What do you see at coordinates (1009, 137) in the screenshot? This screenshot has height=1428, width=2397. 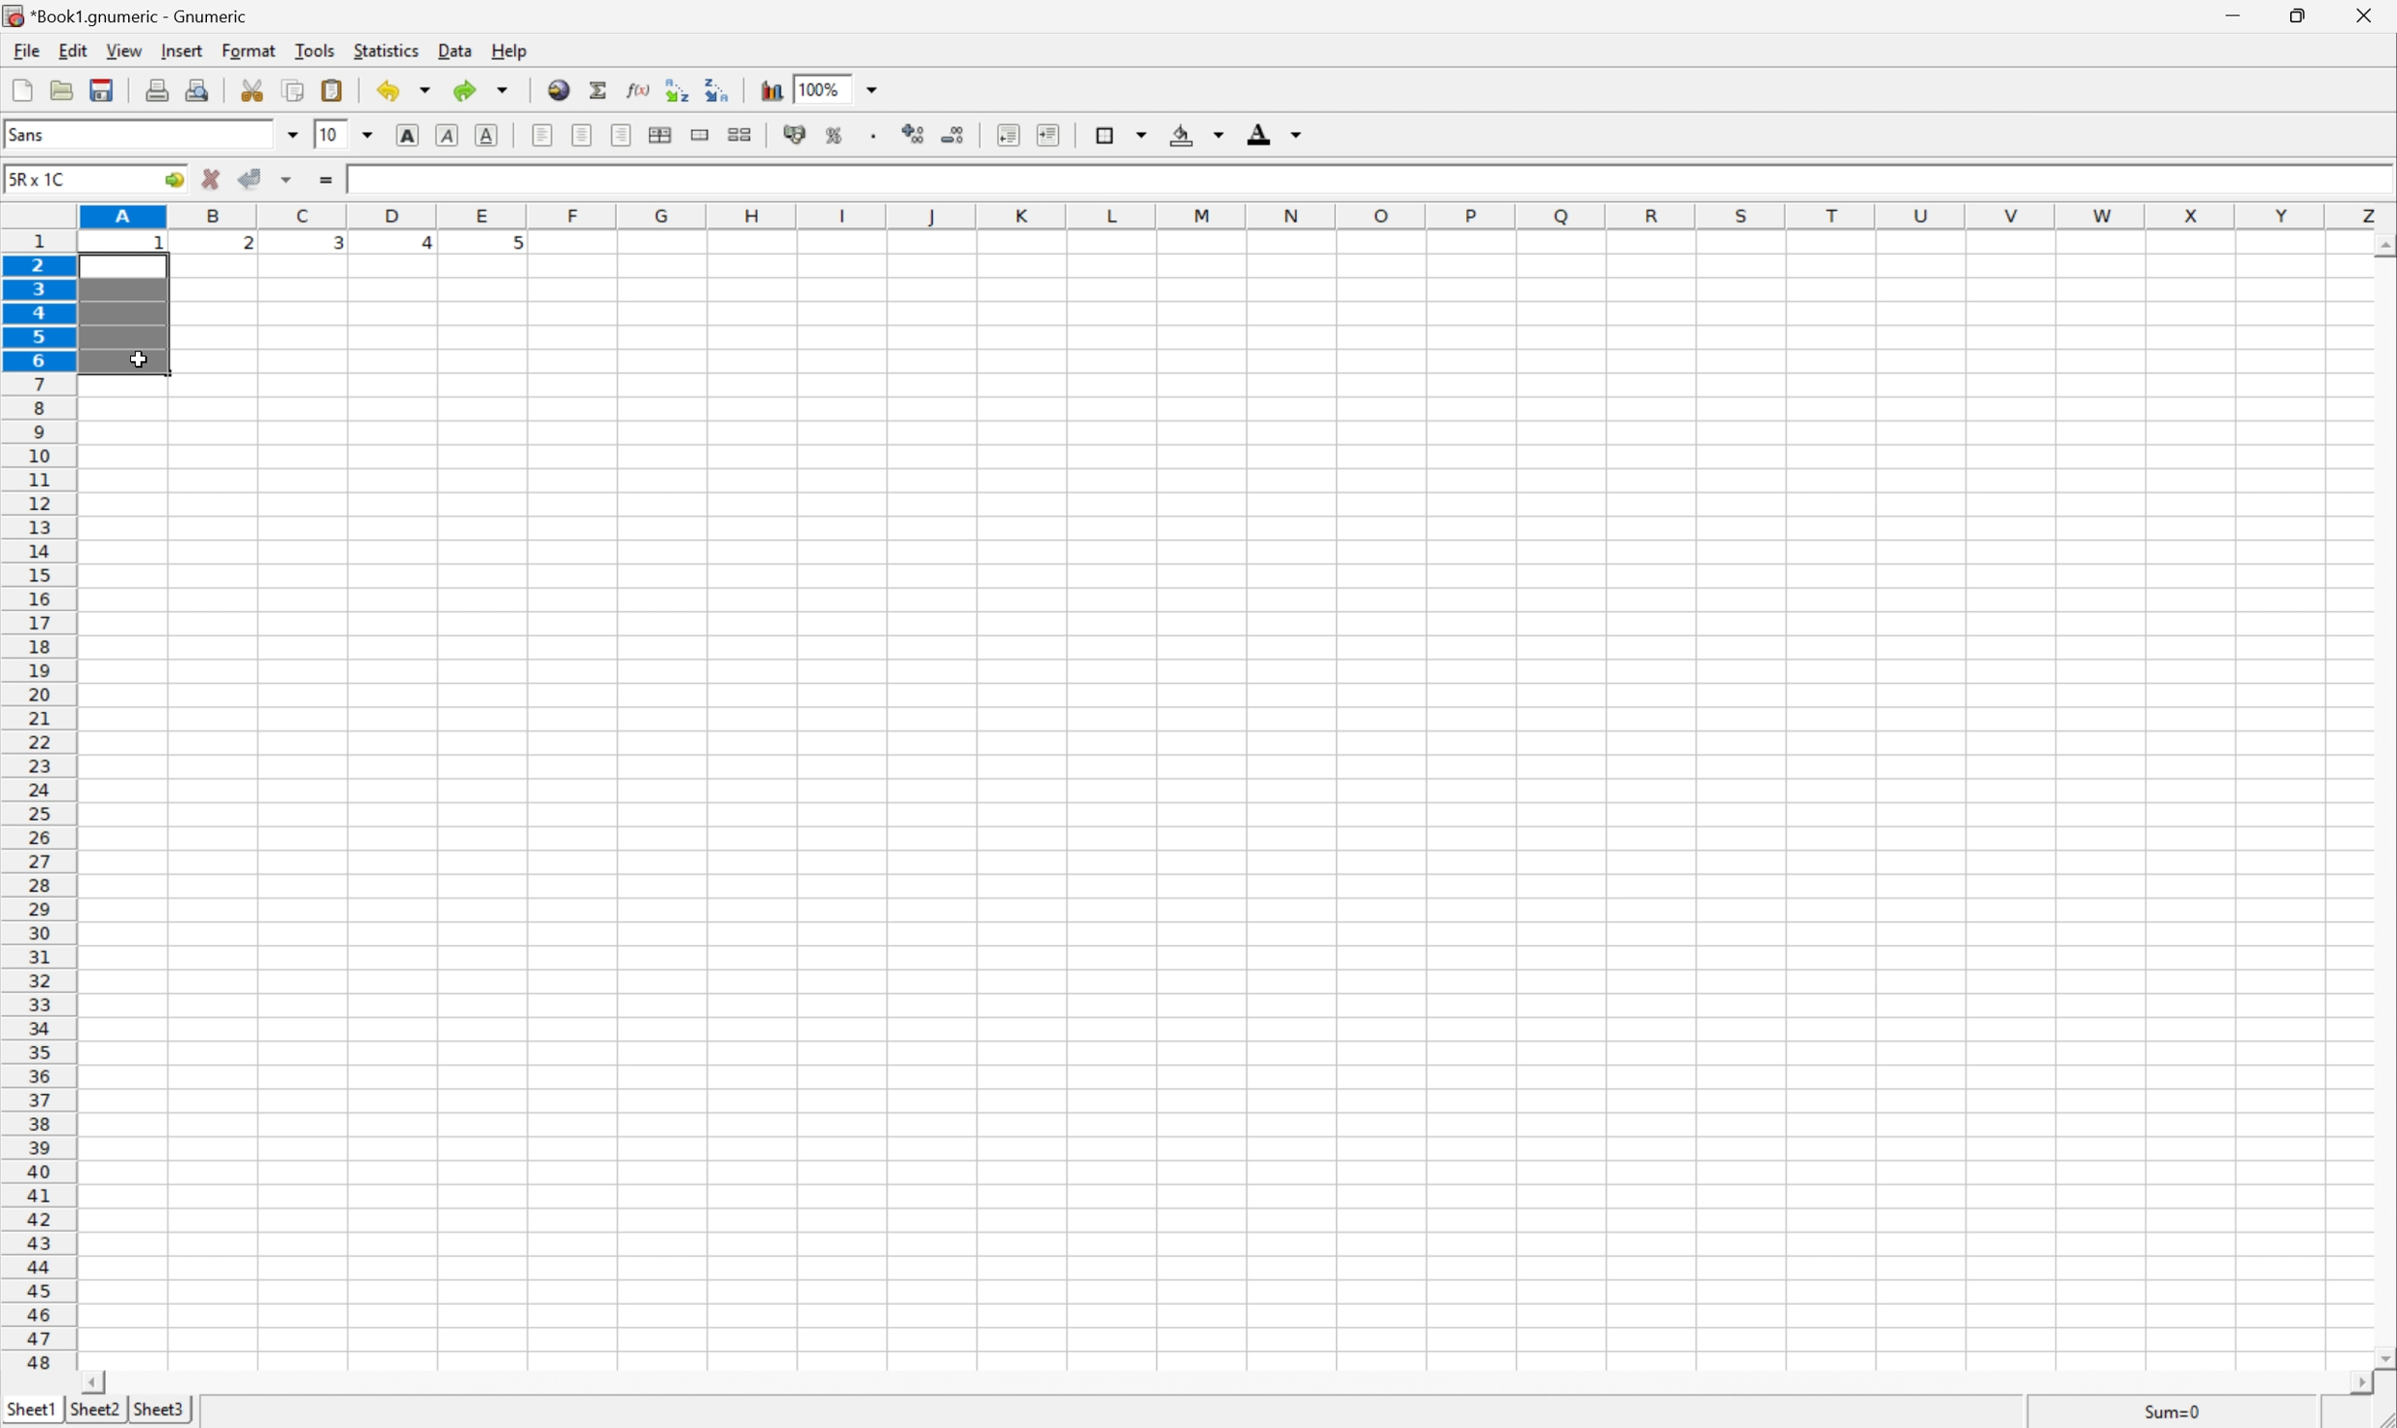 I see `decrease indent` at bounding box center [1009, 137].